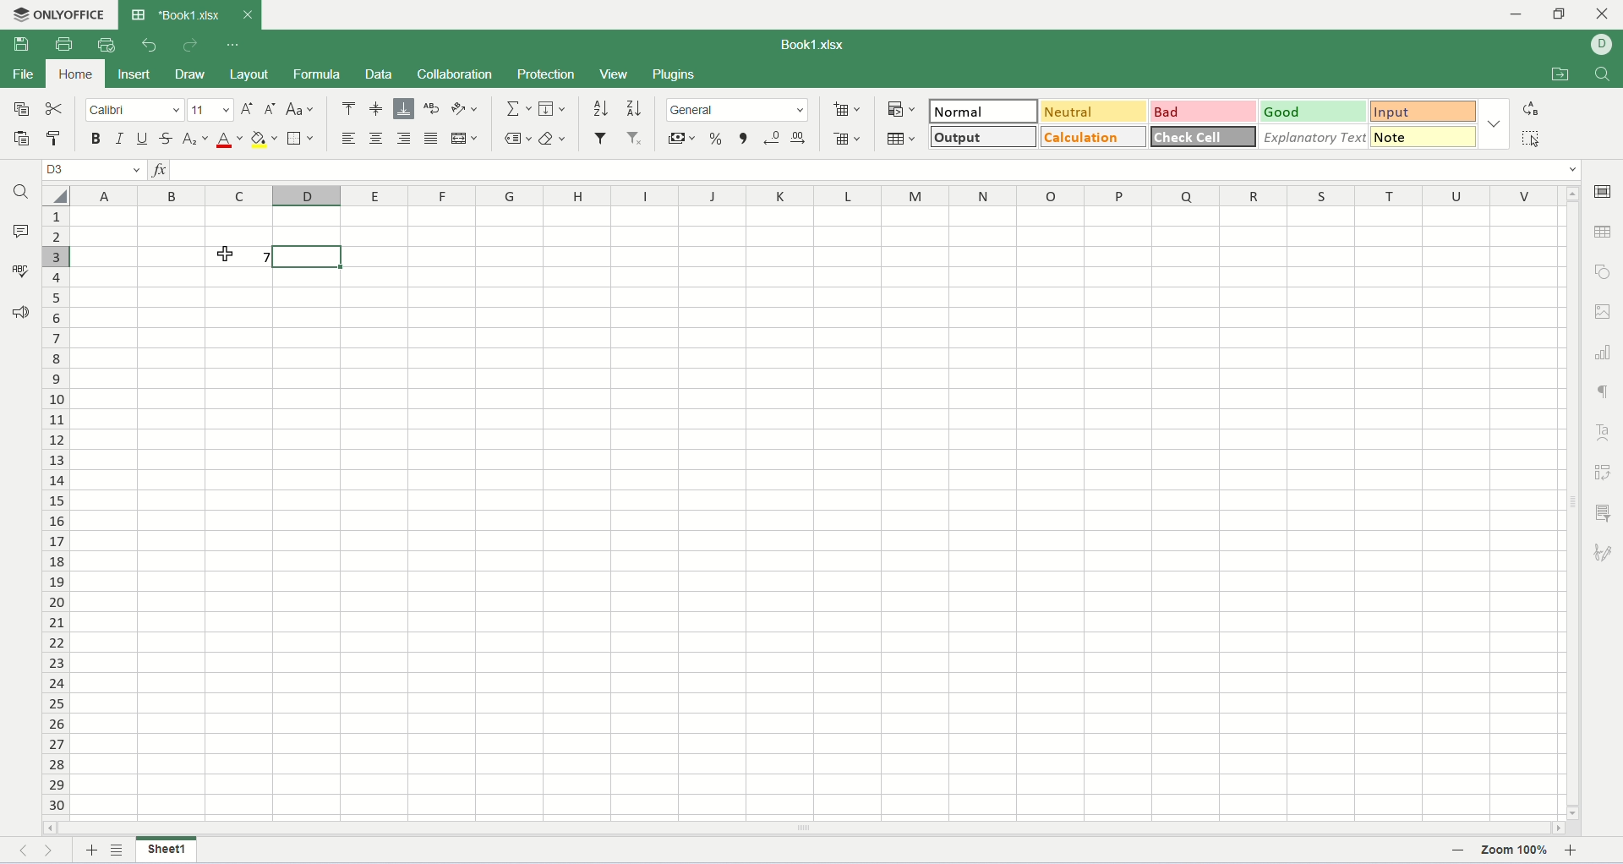 Image resolution: width=1623 pixels, height=864 pixels. Describe the element at coordinates (849, 108) in the screenshot. I see `insert cell` at that location.